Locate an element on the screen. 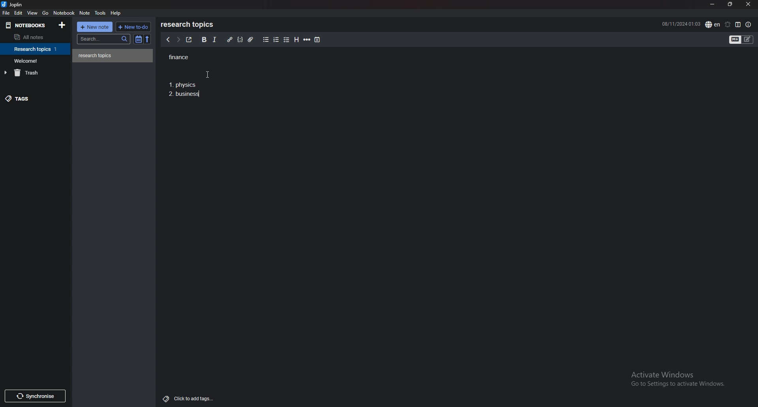 This screenshot has width=758, height=407. note properties is located at coordinates (749, 24).